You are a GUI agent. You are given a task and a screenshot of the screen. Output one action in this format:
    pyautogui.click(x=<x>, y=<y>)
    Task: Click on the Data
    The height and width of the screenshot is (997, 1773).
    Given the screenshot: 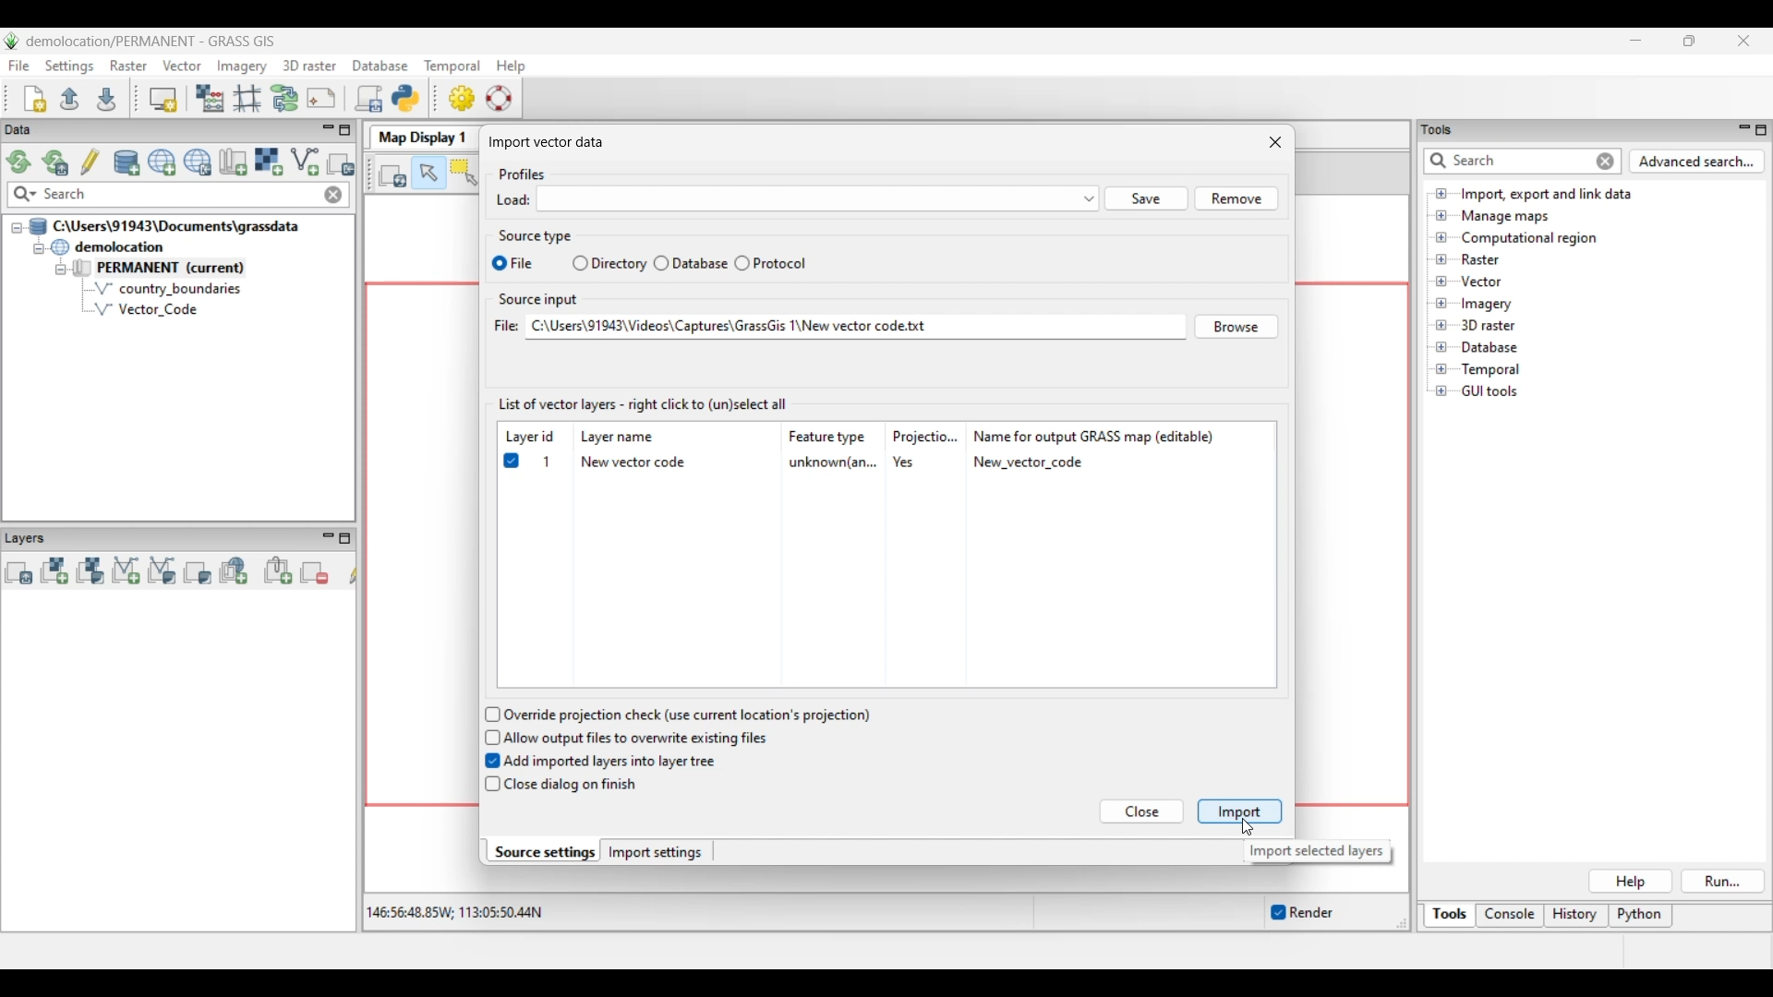 What is the action you would take?
    pyautogui.click(x=34, y=130)
    